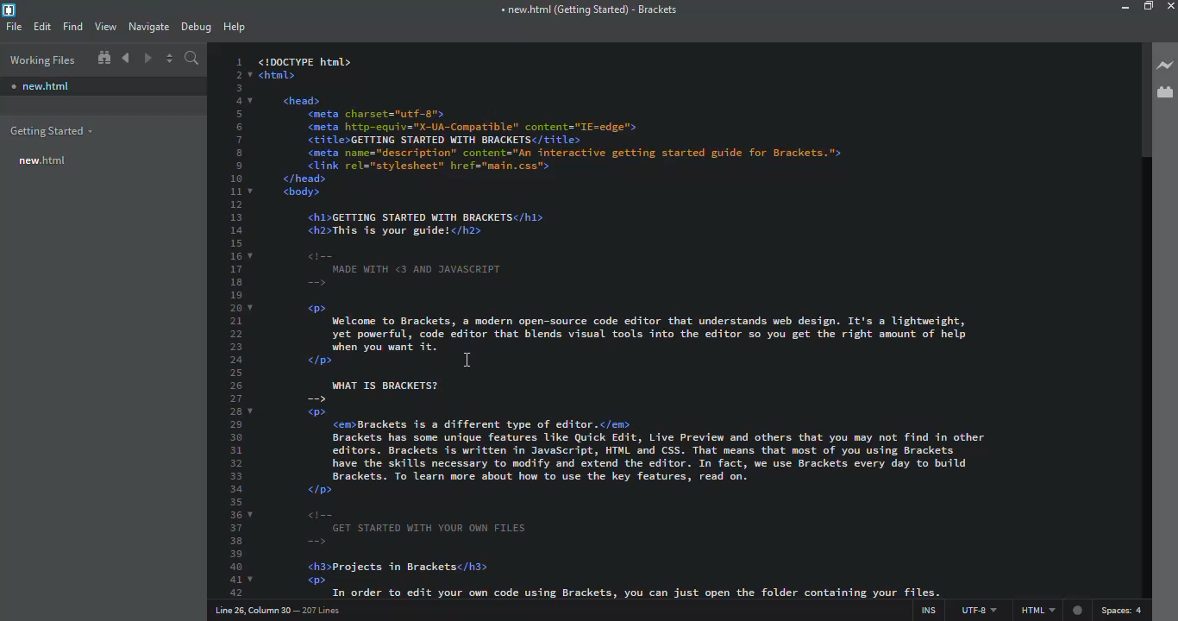 This screenshot has width=1178, height=621. Describe the element at coordinates (283, 609) in the screenshot. I see `line` at that location.